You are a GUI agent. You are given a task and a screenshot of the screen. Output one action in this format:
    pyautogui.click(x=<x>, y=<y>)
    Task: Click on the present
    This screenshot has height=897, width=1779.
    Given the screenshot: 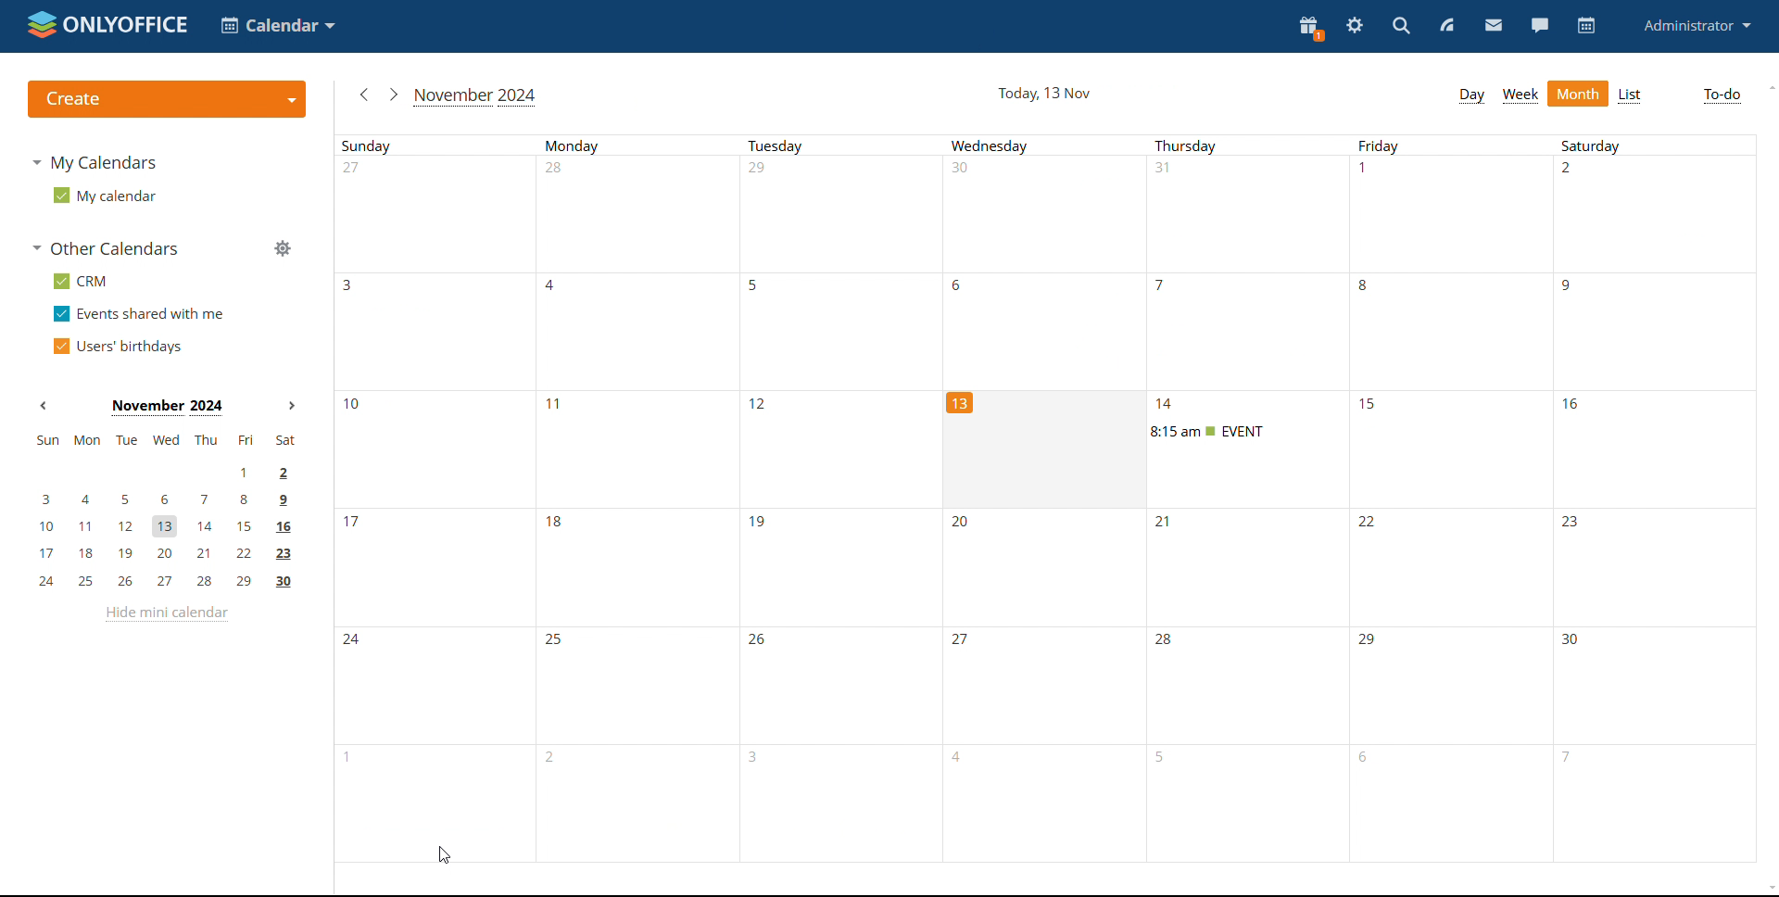 What is the action you would take?
    pyautogui.click(x=1309, y=30)
    